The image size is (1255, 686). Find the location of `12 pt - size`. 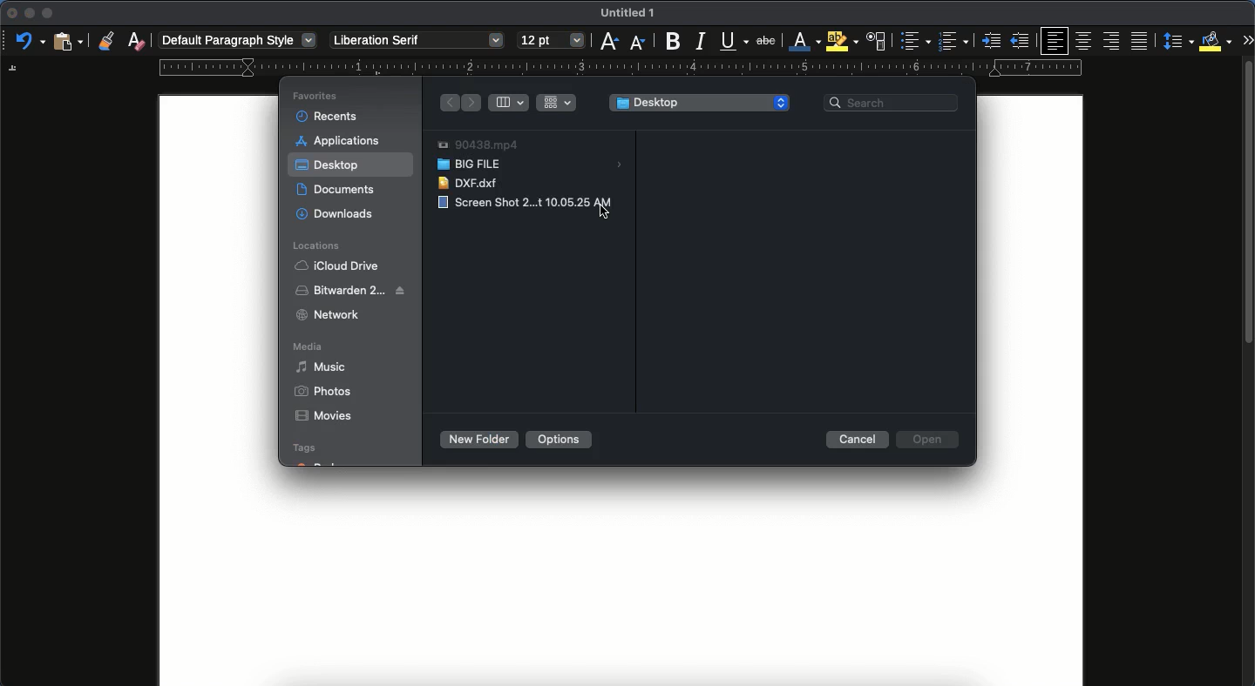

12 pt - size is located at coordinates (550, 41).